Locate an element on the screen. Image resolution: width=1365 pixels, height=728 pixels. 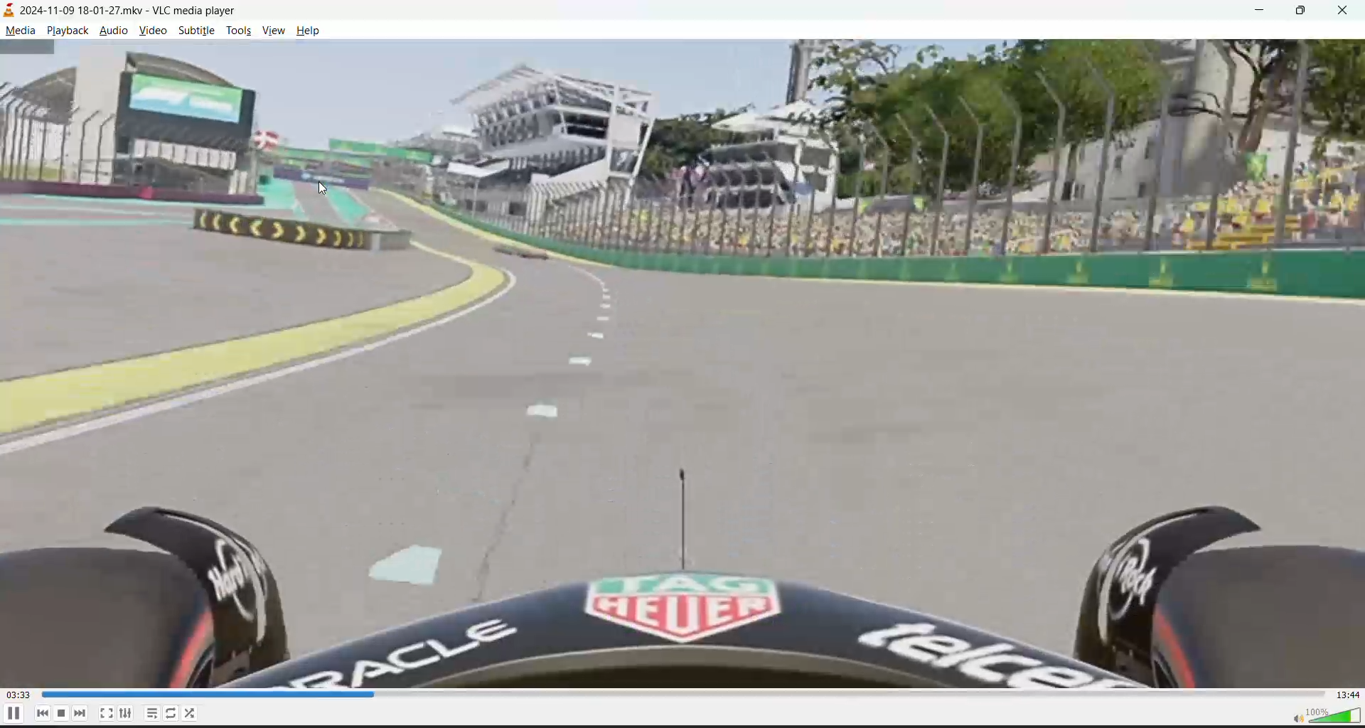
minimize is located at coordinates (1269, 13).